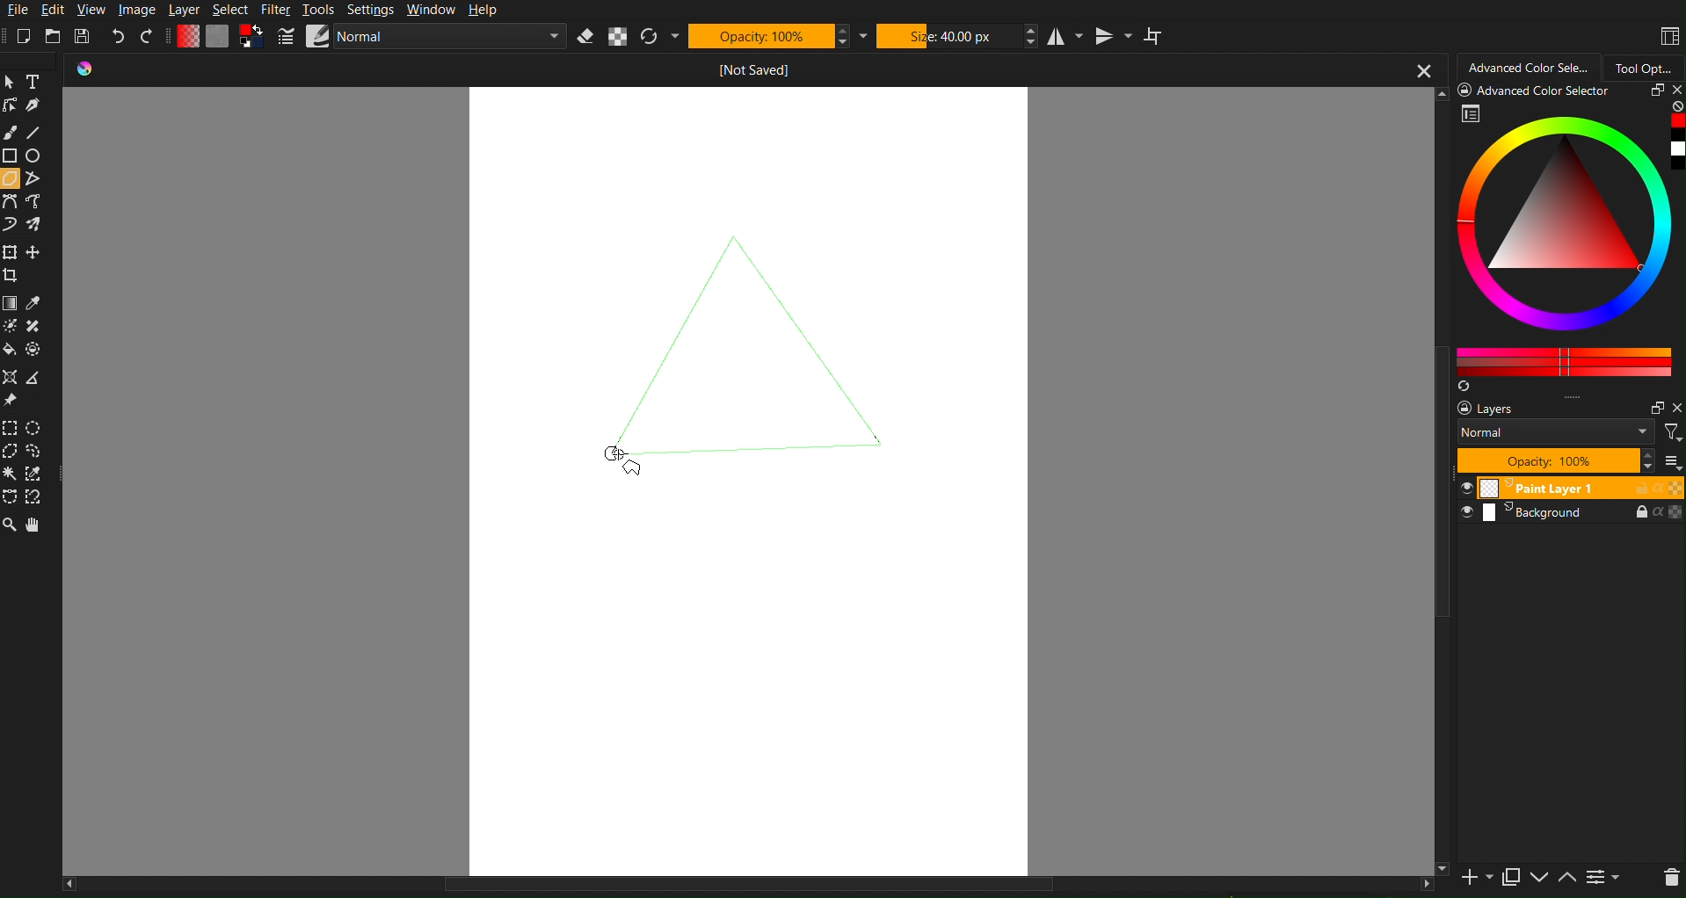 This screenshot has height=898, width=1686. I want to click on restore panel, so click(1653, 92).